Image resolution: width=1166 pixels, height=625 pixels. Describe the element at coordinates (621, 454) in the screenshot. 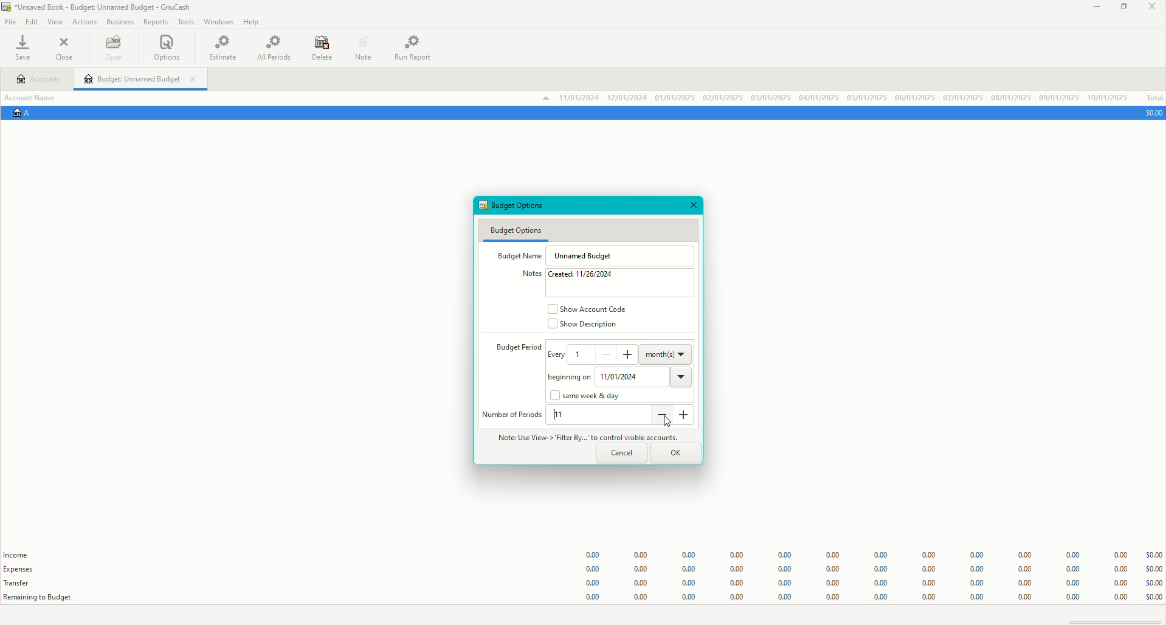

I see `Cancel` at that location.